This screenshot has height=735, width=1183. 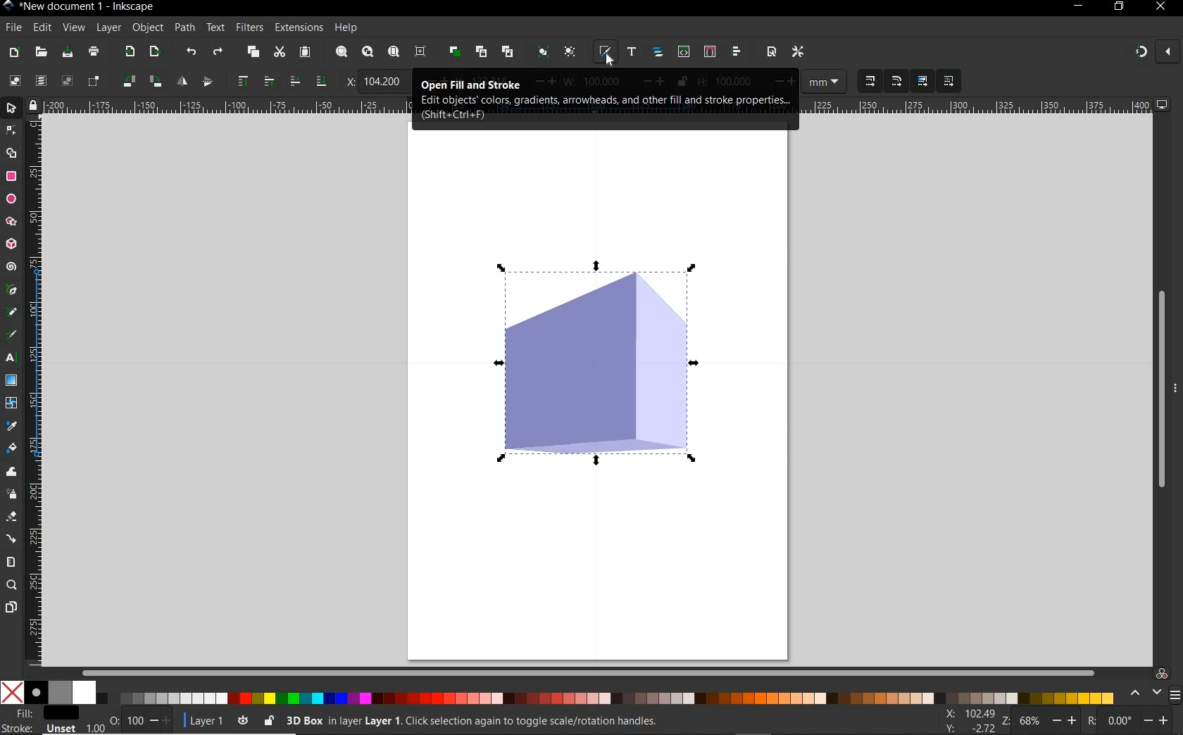 What do you see at coordinates (630, 53) in the screenshot?
I see `OPEN TEXT` at bounding box center [630, 53].